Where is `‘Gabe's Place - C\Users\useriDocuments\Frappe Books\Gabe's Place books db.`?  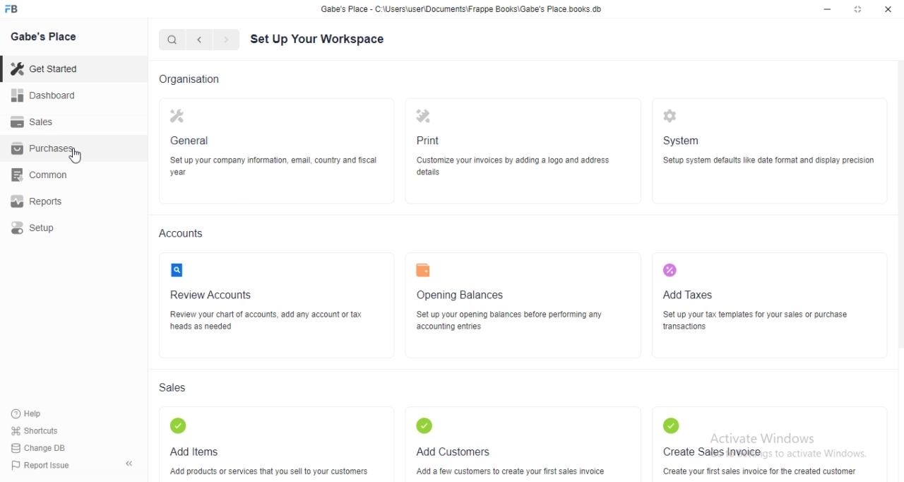
‘Gabe's Place - C\Users\useriDocuments\Frappe Books\Gabe's Place books db. is located at coordinates (461, 8).